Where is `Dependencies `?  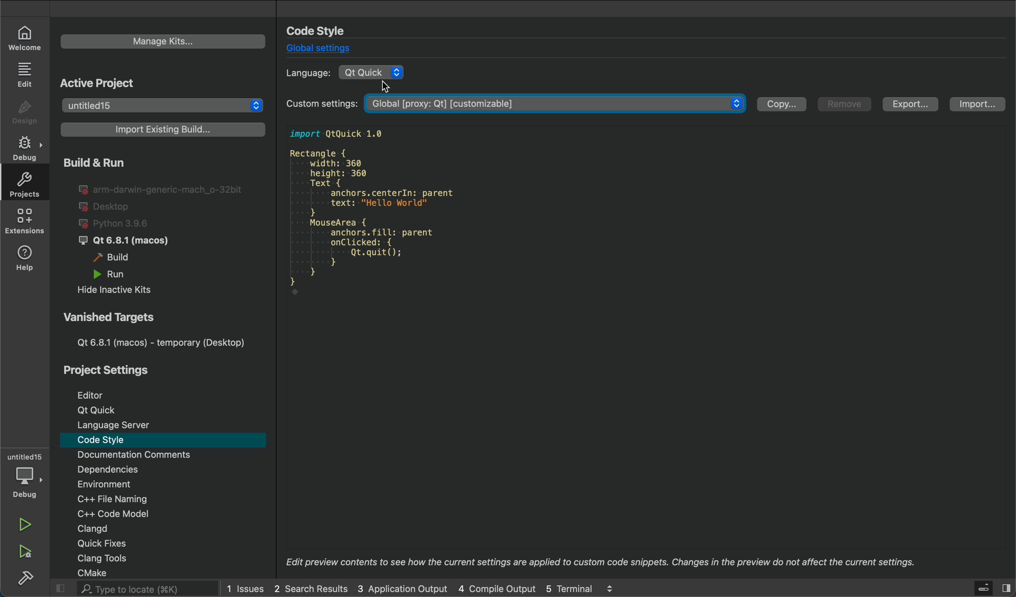
Dependencies  is located at coordinates (125, 470).